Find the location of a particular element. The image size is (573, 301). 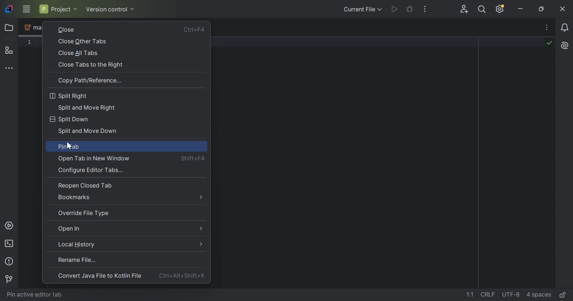

Configure editor tabs is located at coordinates (93, 171).